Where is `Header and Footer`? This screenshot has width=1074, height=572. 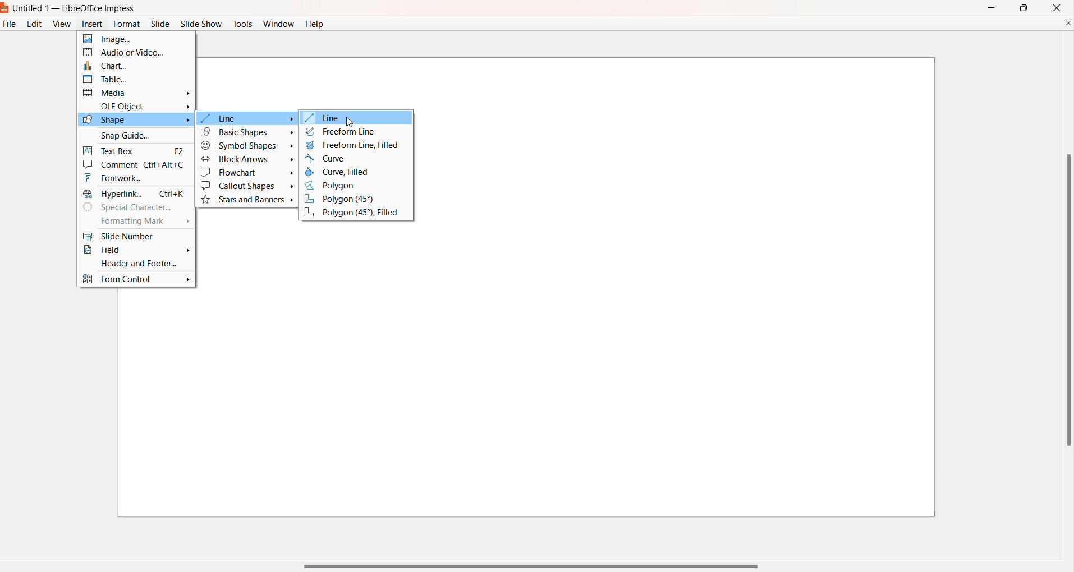
Header and Footer is located at coordinates (134, 263).